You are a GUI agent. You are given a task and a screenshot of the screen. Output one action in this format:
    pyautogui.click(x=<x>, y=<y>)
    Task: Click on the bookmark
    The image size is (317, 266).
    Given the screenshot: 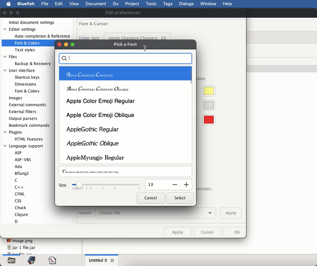 What is the action you would take?
    pyautogui.click(x=31, y=260)
    